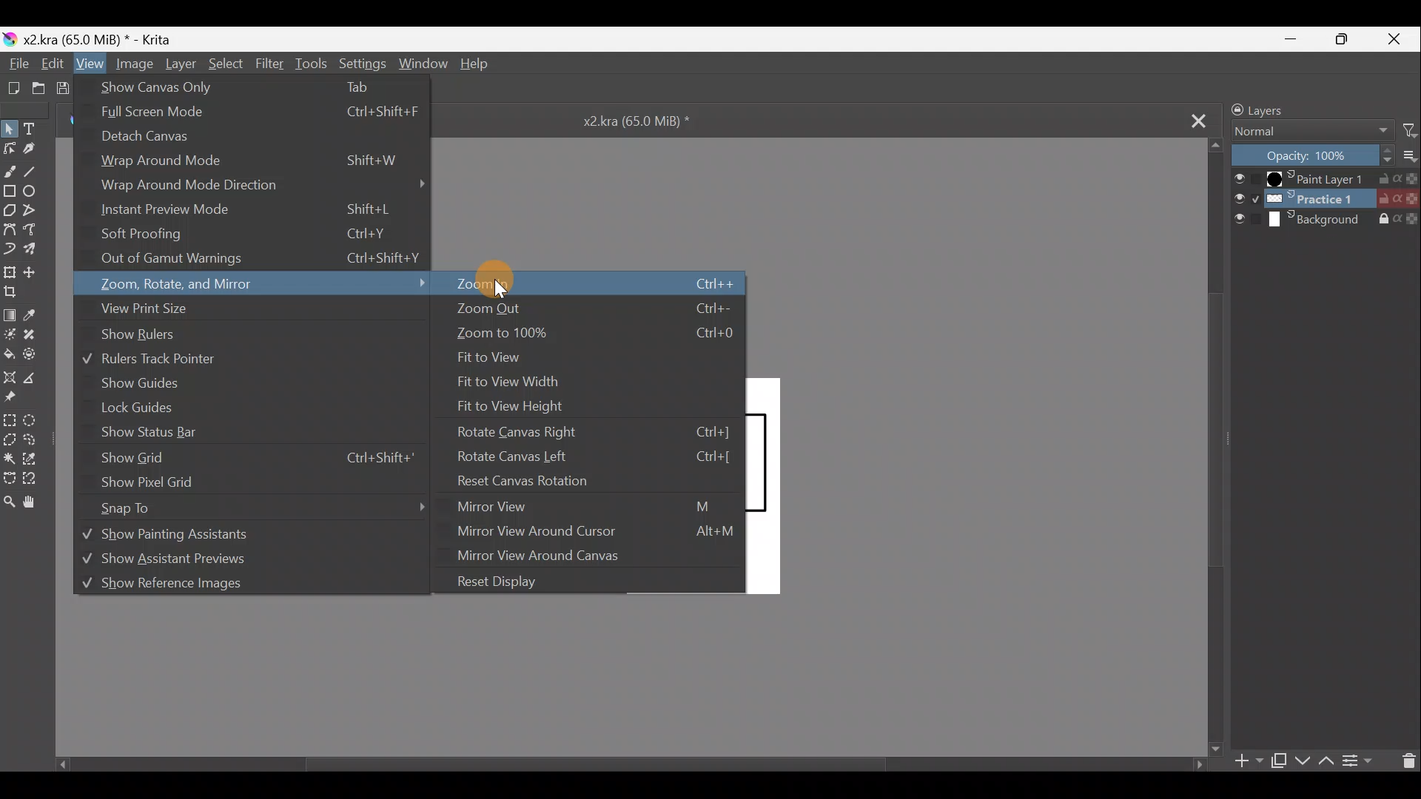  I want to click on Detach canvas, so click(235, 138).